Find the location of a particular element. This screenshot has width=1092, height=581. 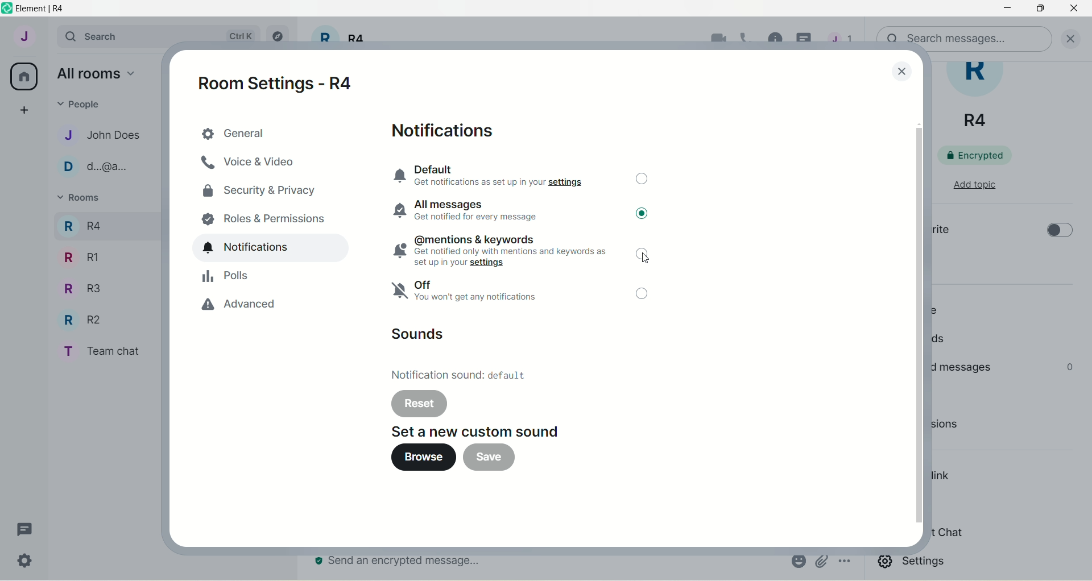

threads is located at coordinates (942, 341).